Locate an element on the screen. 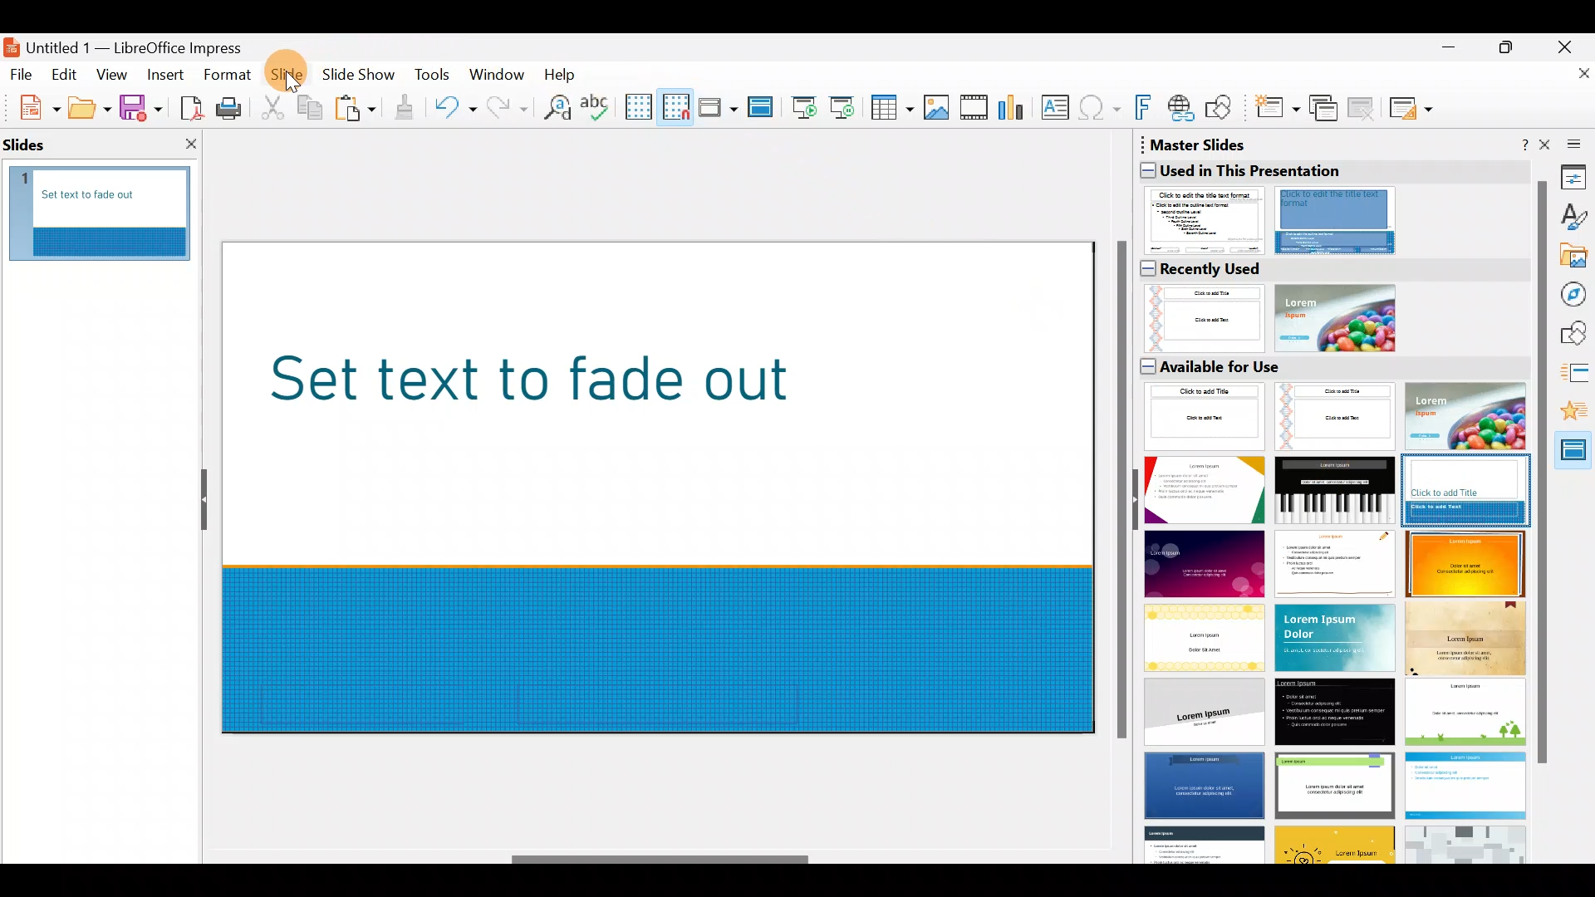 This screenshot has width=1595, height=897. Redo is located at coordinates (505, 107).